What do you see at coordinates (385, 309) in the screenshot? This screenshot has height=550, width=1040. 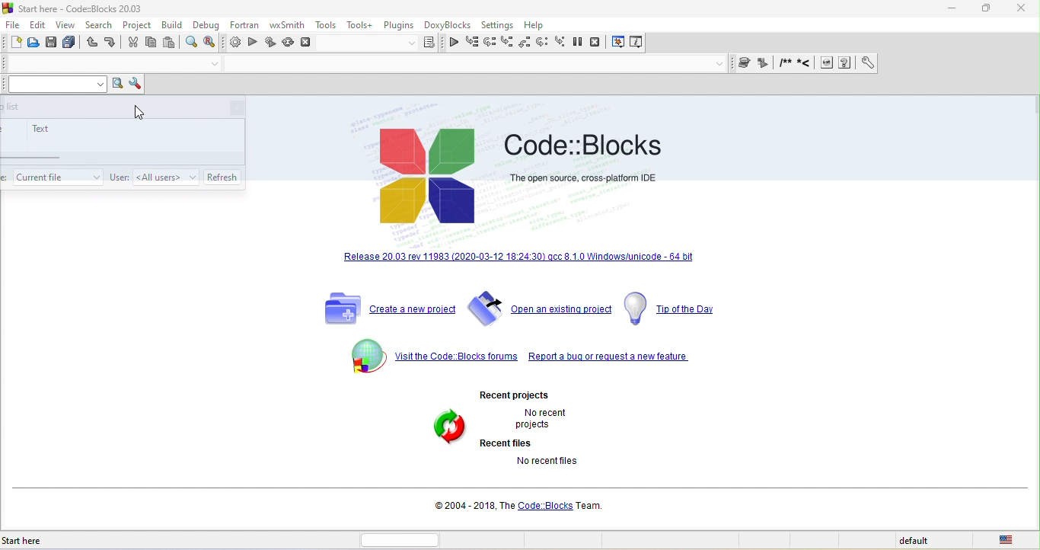 I see `create a new project` at bounding box center [385, 309].